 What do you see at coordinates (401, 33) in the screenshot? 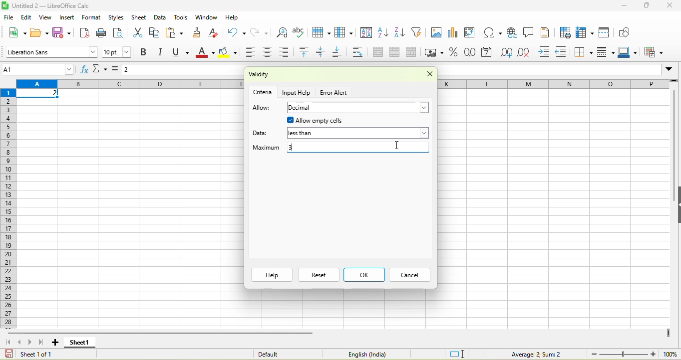
I see `sort descending` at bounding box center [401, 33].